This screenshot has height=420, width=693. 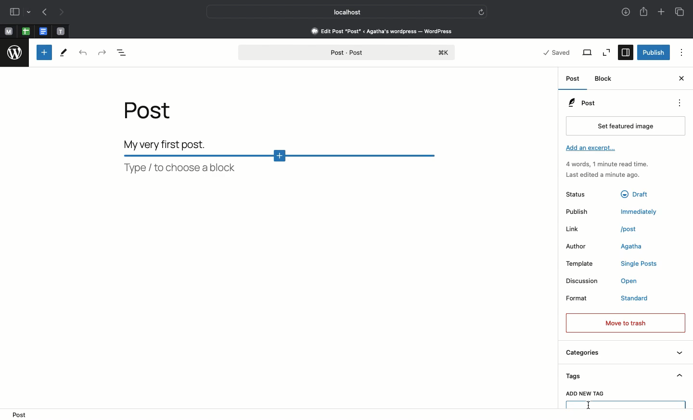 What do you see at coordinates (681, 79) in the screenshot?
I see `Close` at bounding box center [681, 79].